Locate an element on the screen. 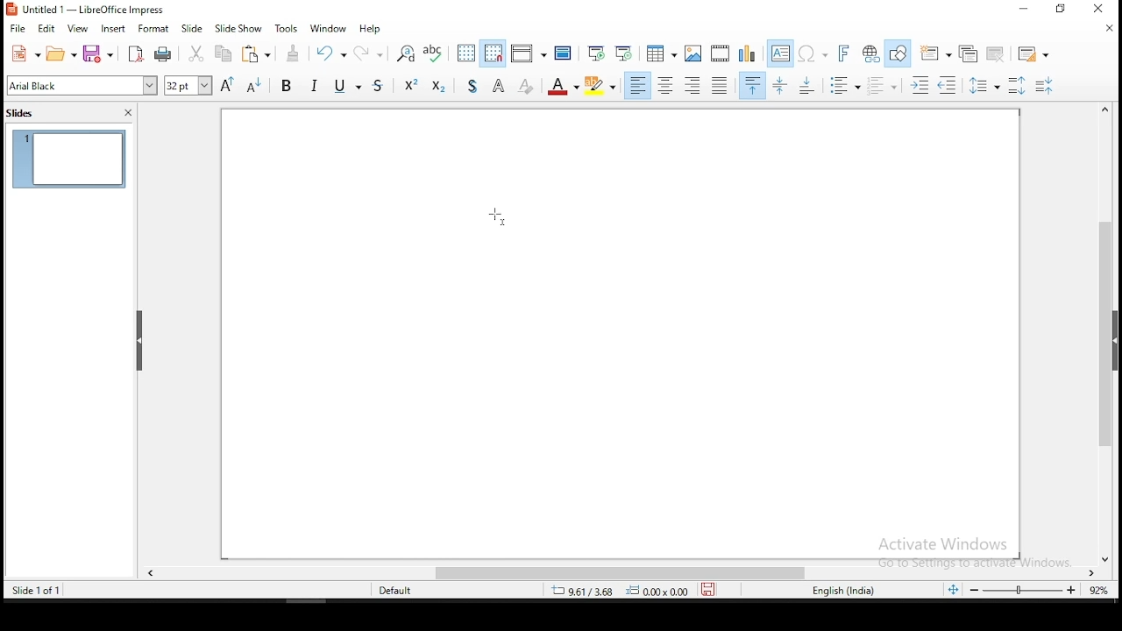 Image resolution: width=1122 pixels, height=631 pixels. Increase Line Spacing is located at coordinates (1019, 85).